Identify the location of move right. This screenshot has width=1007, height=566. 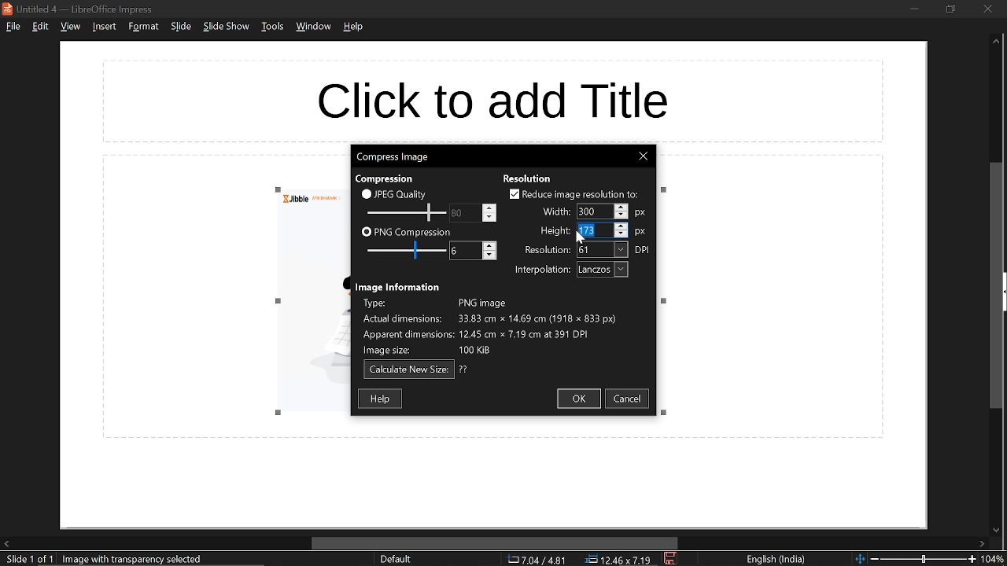
(983, 543).